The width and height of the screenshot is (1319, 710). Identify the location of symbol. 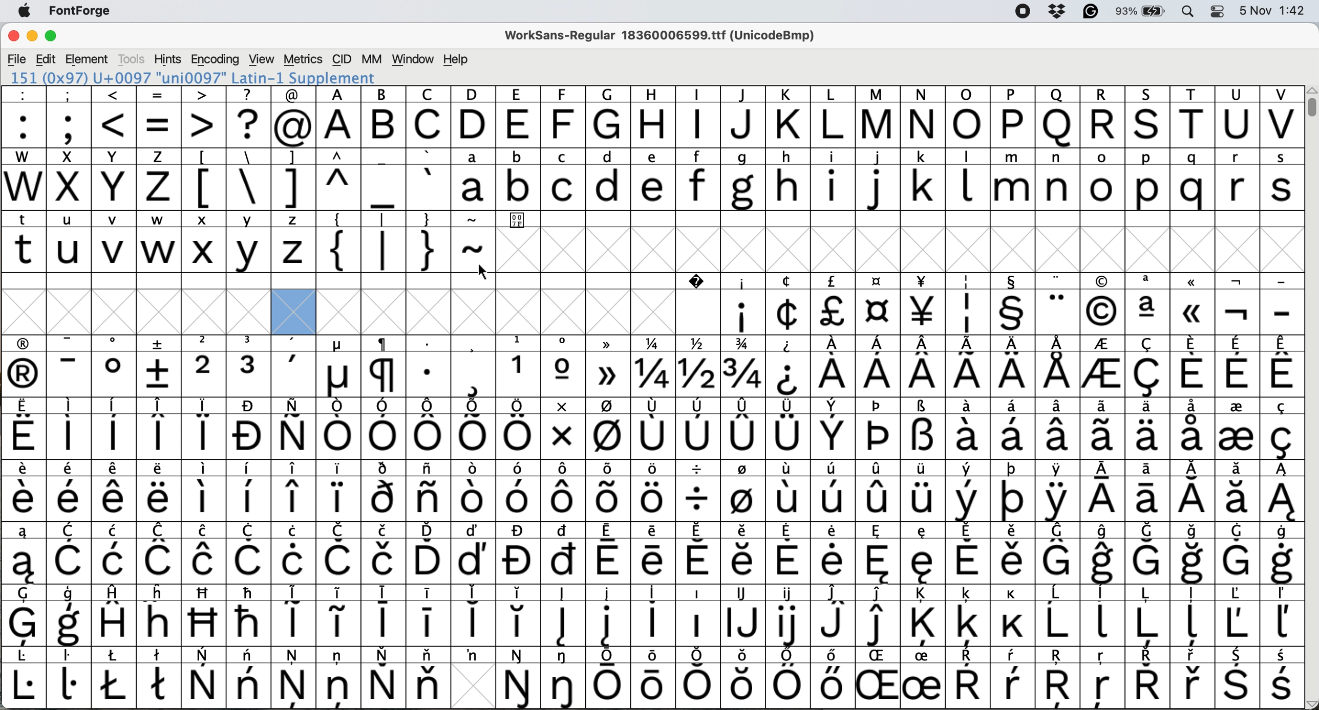
(338, 553).